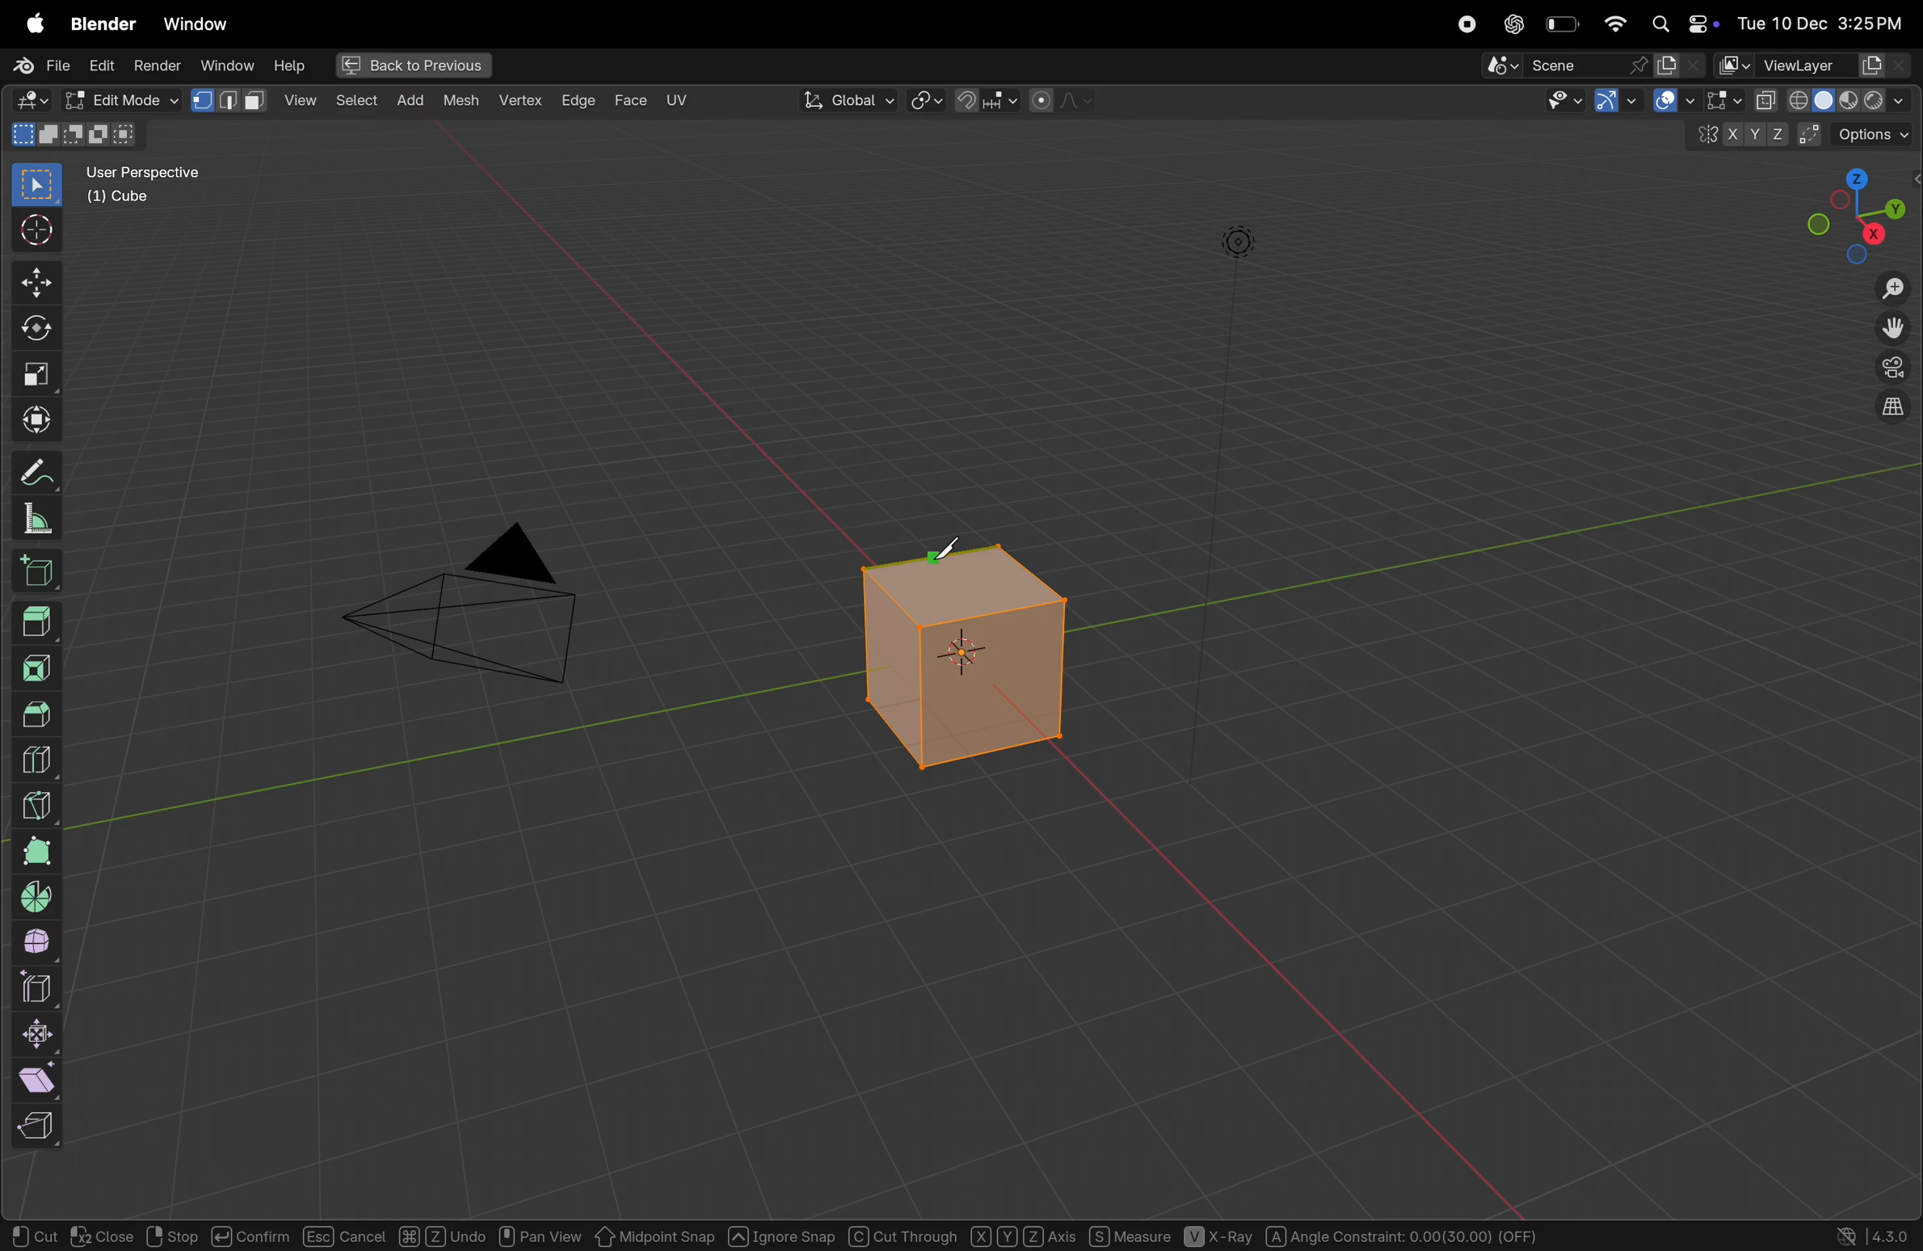 The image size is (1923, 1251). Describe the element at coordinates (1656, 102) in the screenshot. I see `show gimzo` at that location.